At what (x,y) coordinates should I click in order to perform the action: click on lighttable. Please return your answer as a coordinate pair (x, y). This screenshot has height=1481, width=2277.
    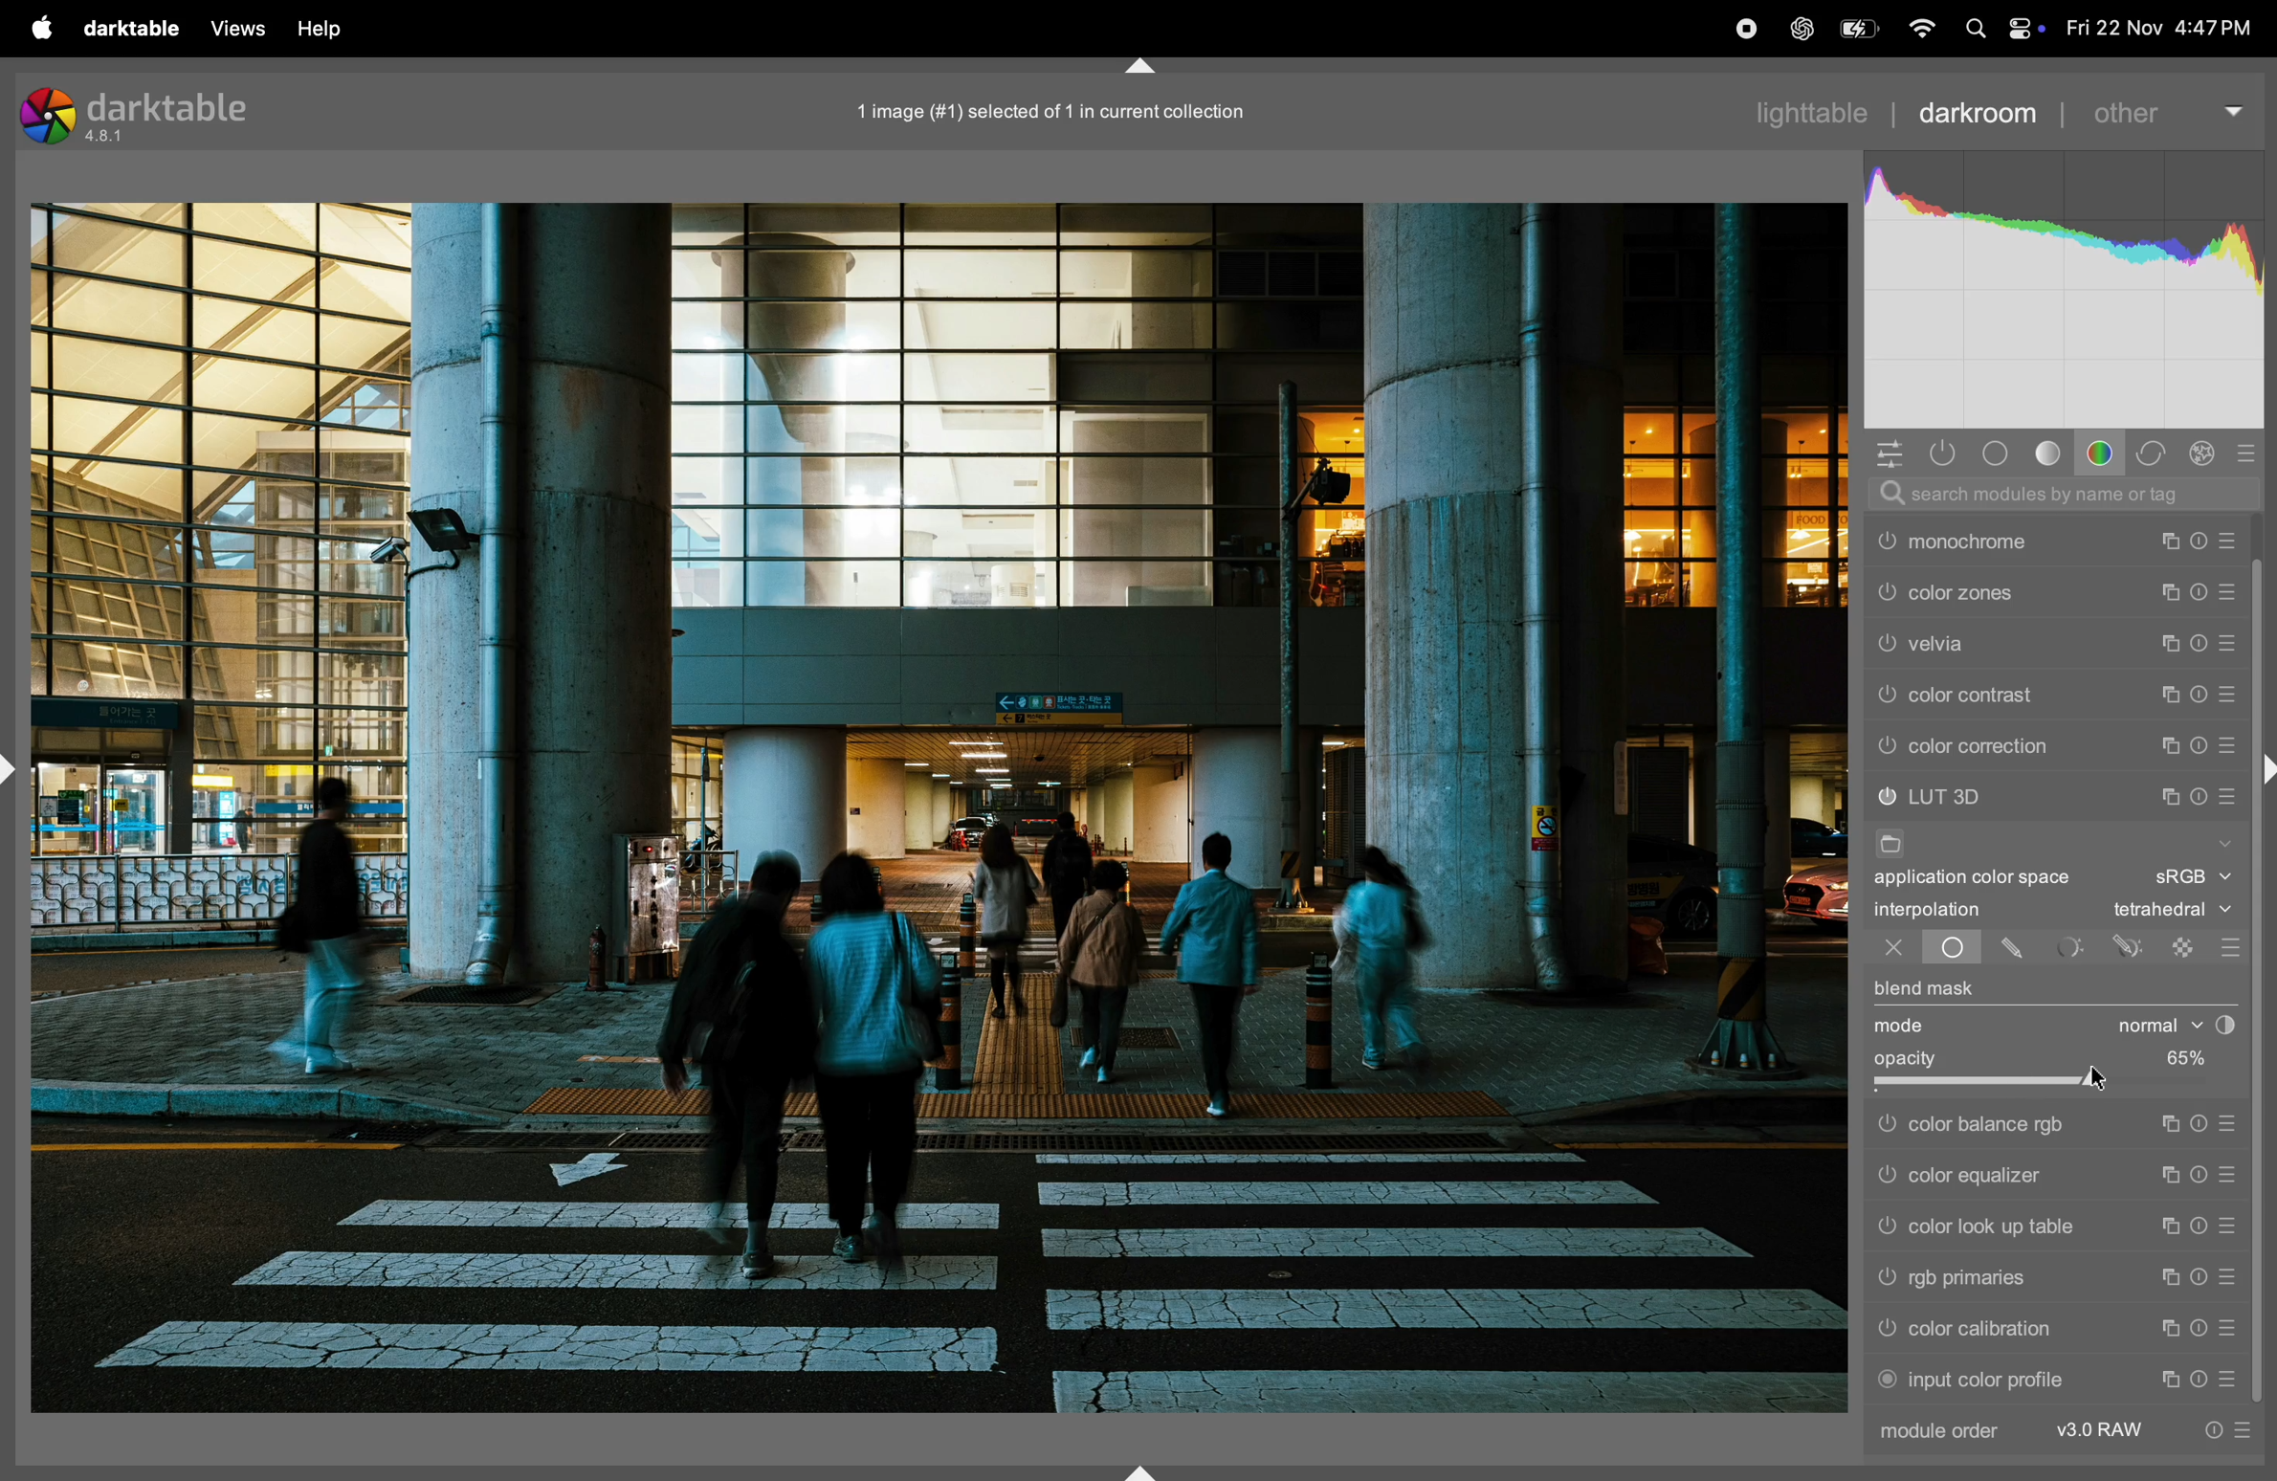
    Looking at the image, I should click on (1809, 116).